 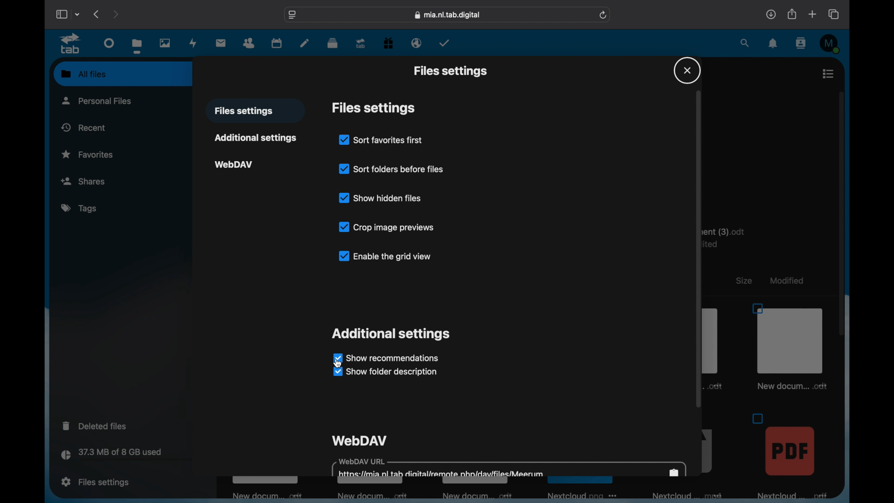 I want to click on sort favorites first, so click(x=380, y=140).